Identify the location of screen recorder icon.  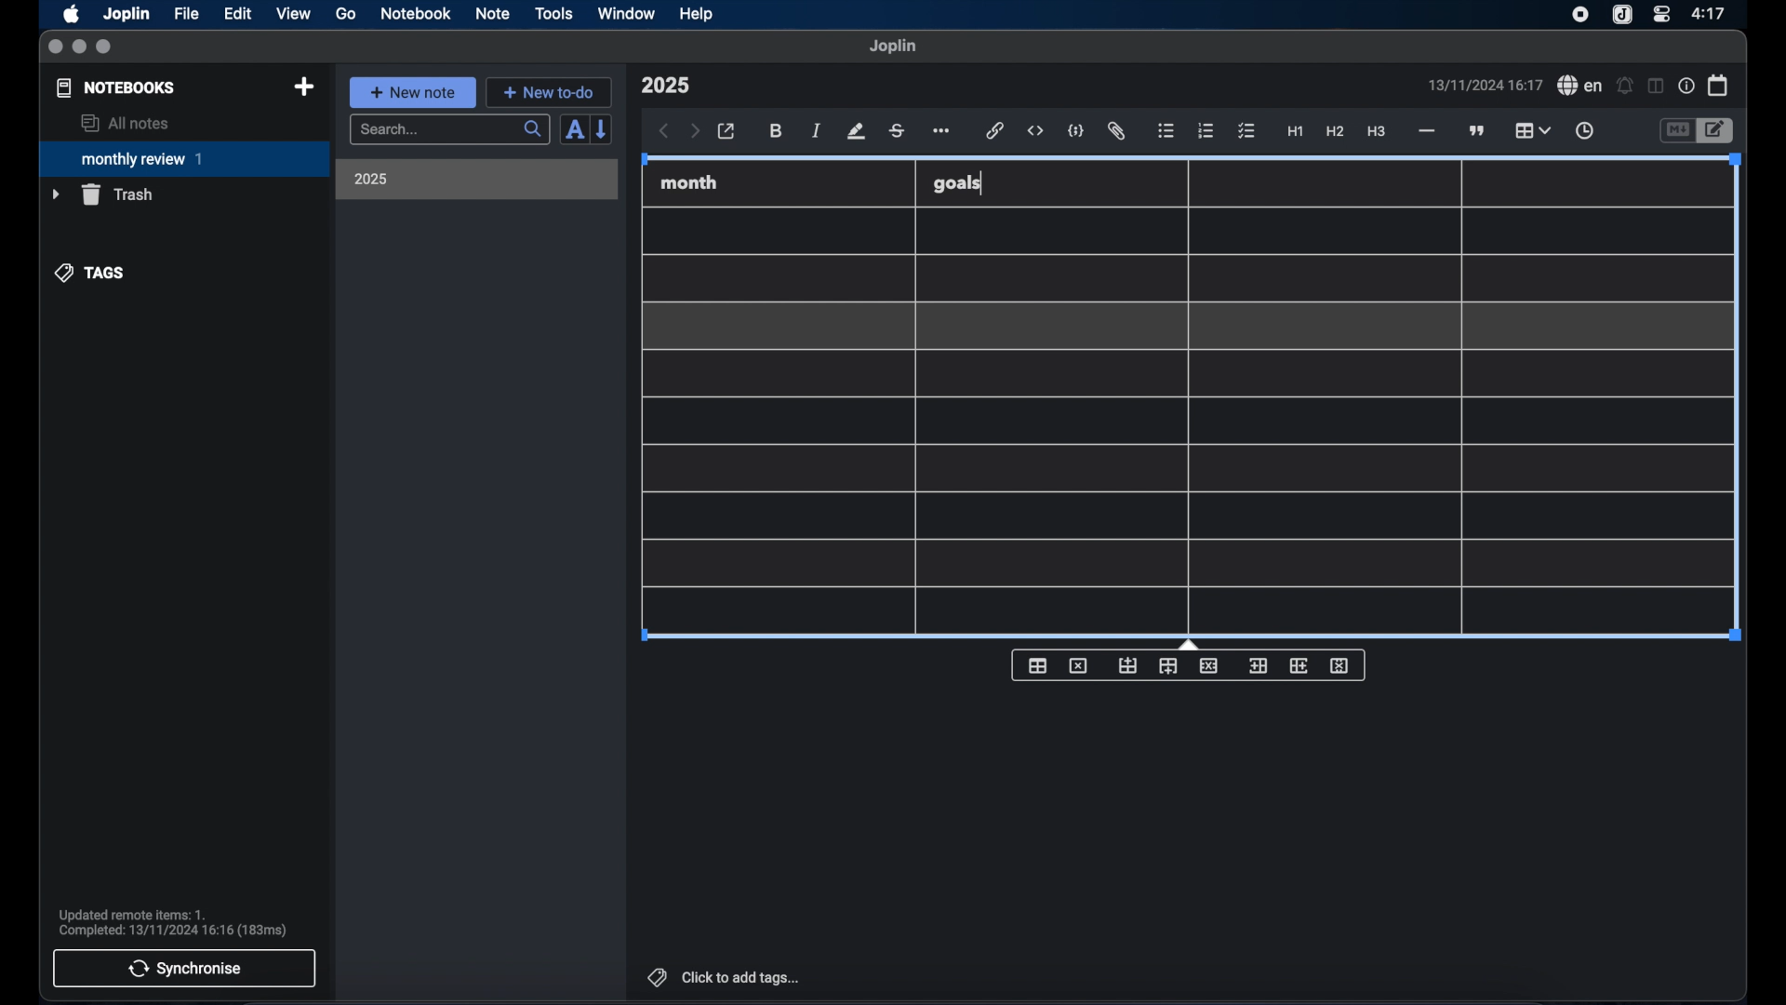
(1580, 15).